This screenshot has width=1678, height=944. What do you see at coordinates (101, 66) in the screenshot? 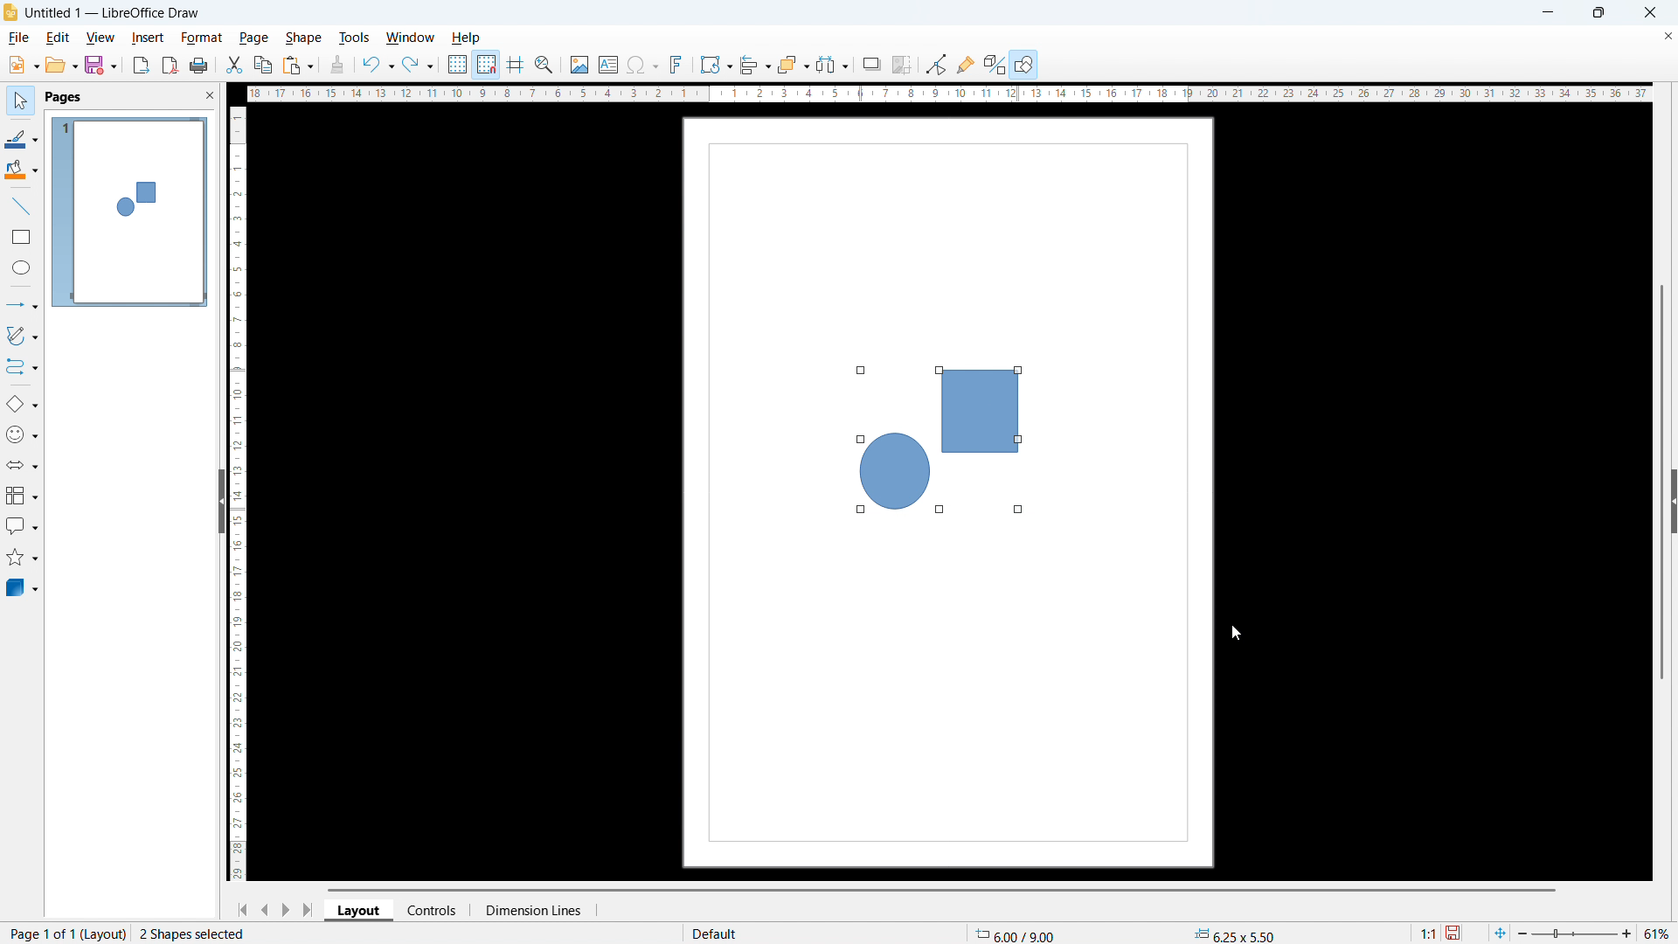
I see `save` at bounding box center [101, 66].